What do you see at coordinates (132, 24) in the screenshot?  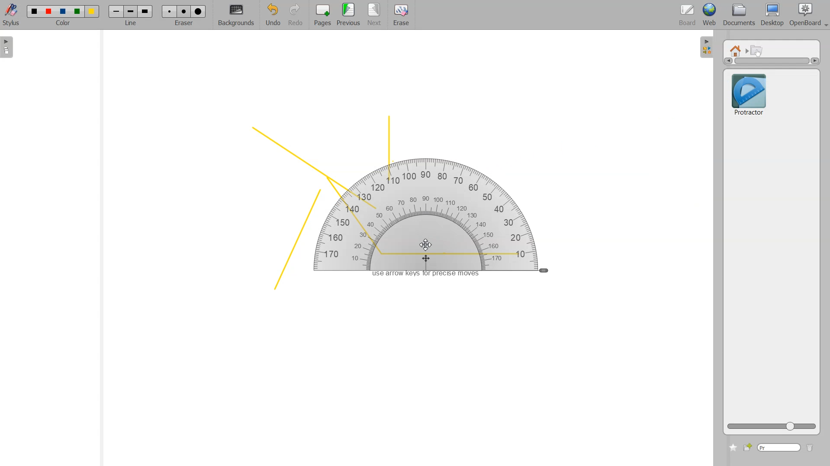 I see `line` at bounding box center [132, 24].